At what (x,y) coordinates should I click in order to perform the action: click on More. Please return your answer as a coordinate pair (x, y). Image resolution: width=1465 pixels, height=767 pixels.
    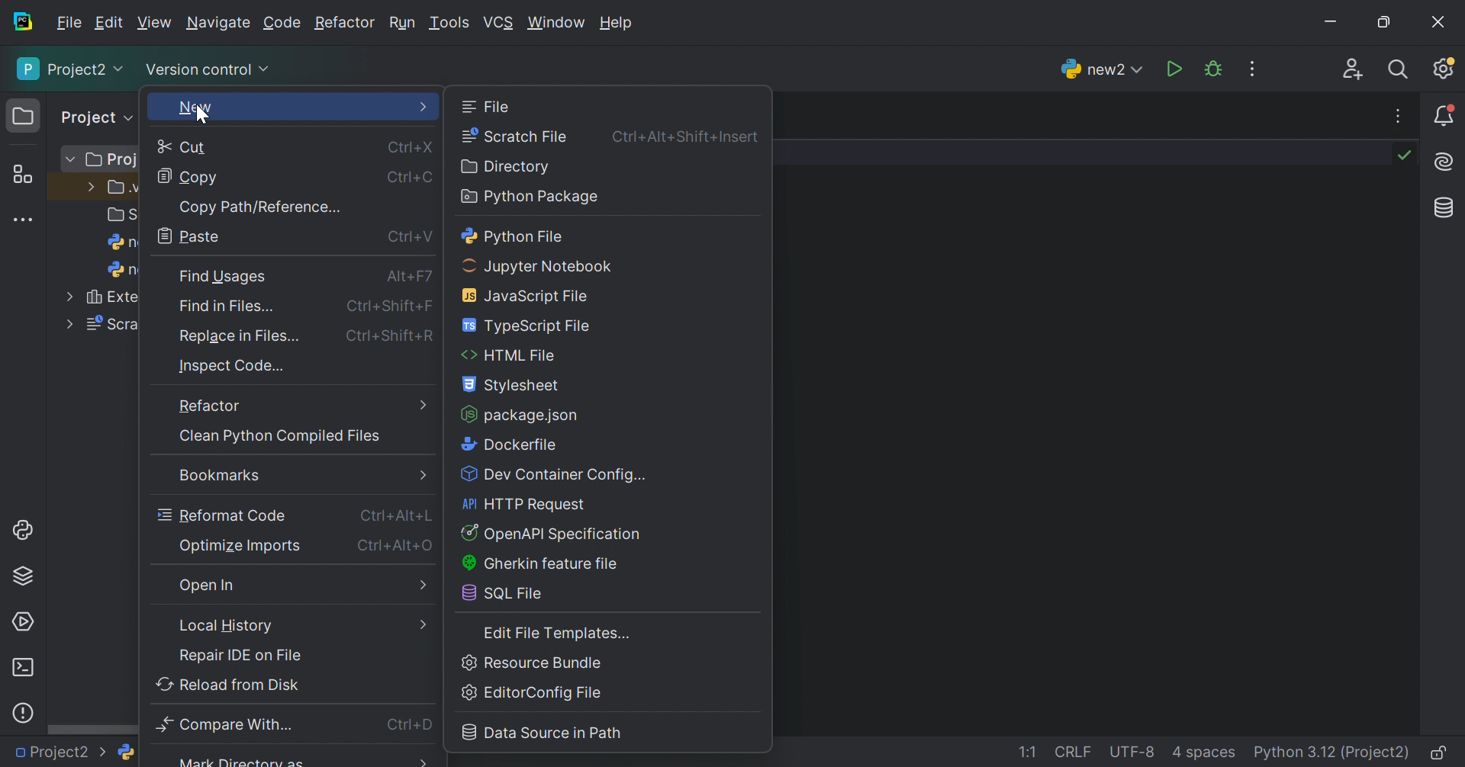
    Looking at the image, I should click on (87, 187).